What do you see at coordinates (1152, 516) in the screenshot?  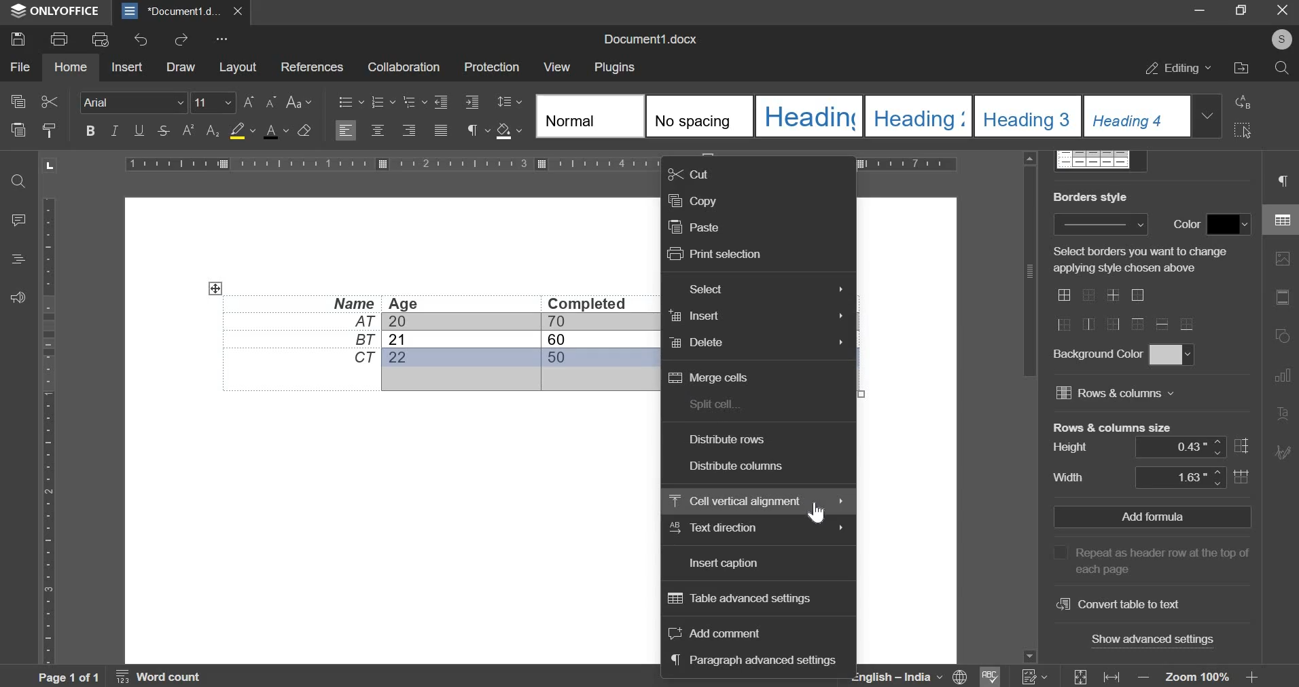 I see `add formula` at bounding box center [1152, 516].